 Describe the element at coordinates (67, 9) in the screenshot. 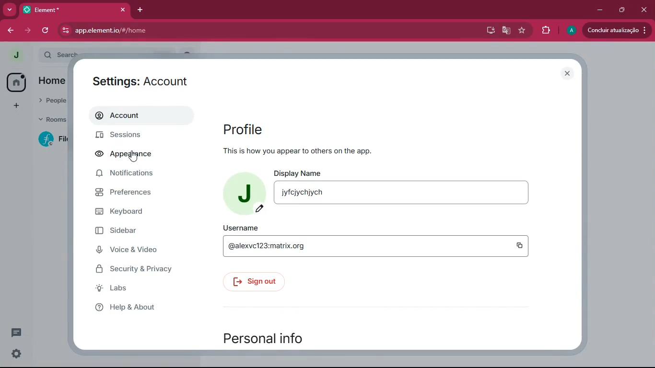

I see `Element*` at that location.